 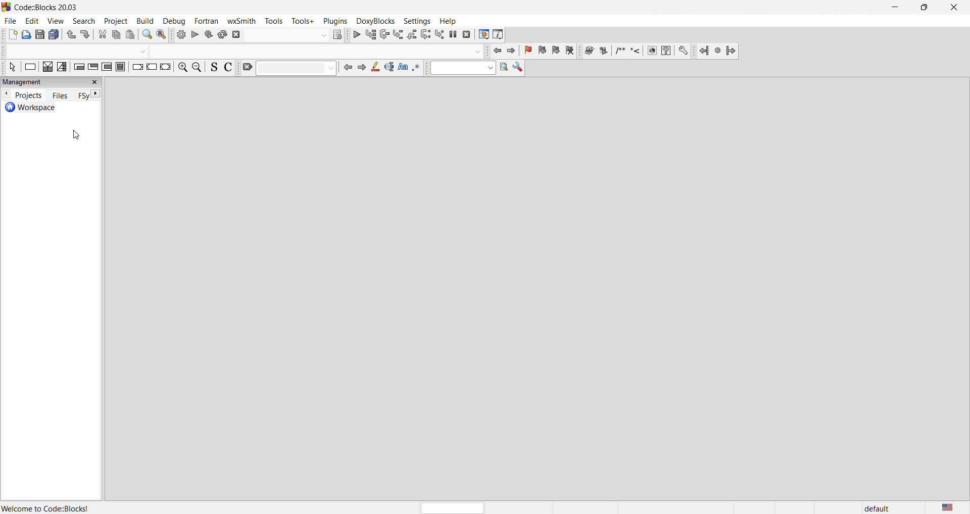 I want to click on tools+, so click(x=304, y=21).